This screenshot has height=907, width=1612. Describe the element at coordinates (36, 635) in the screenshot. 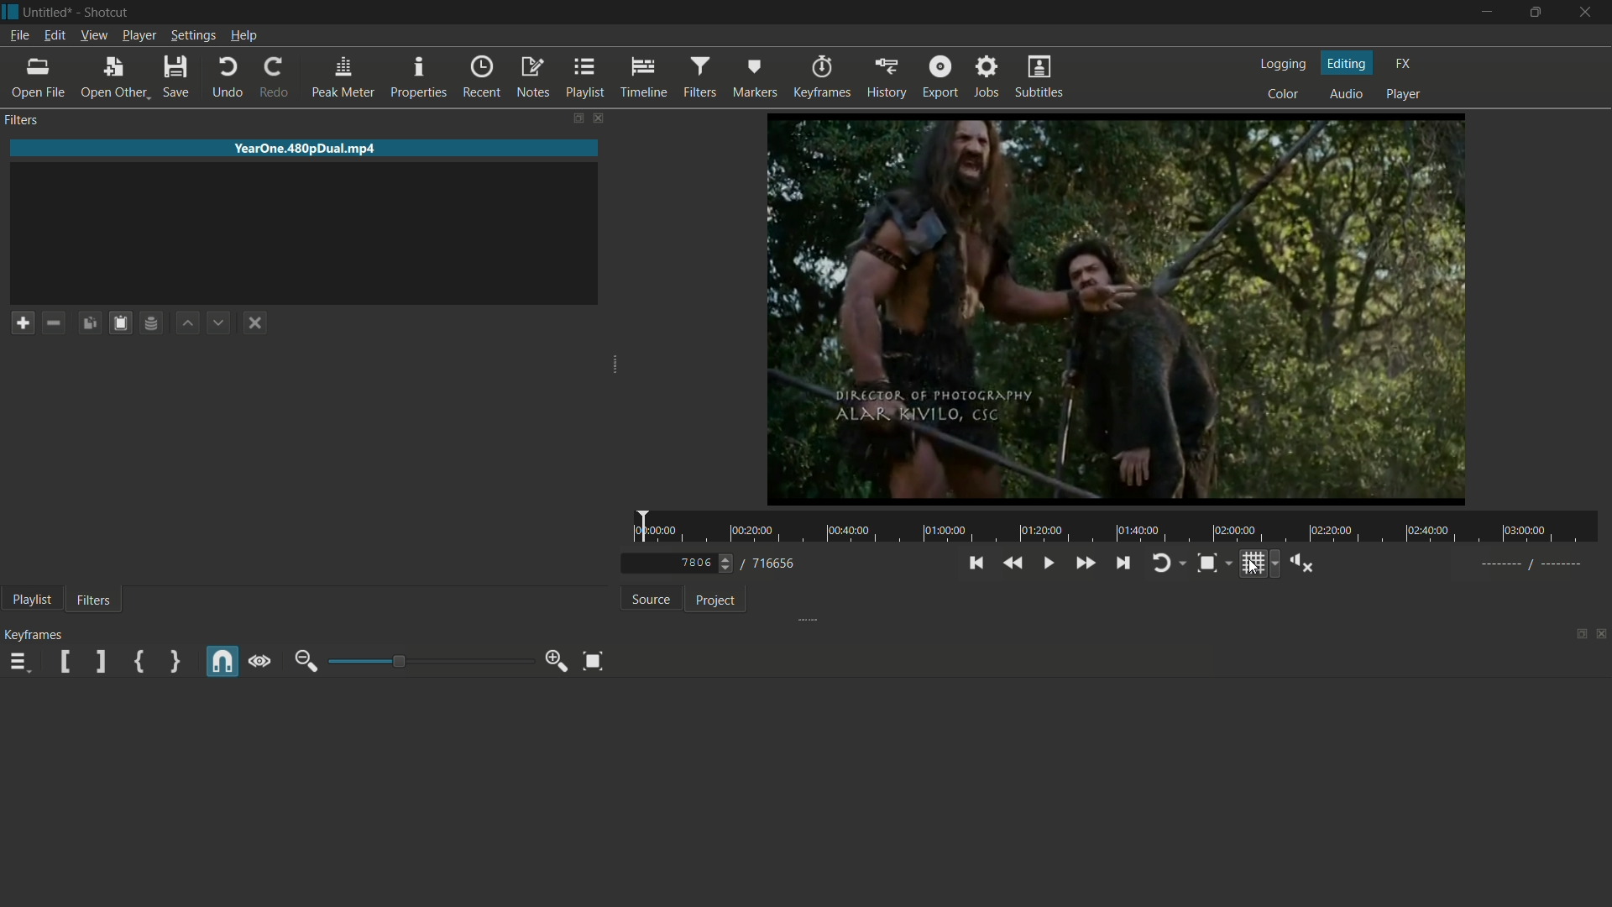

I see `keyframes` at that location.